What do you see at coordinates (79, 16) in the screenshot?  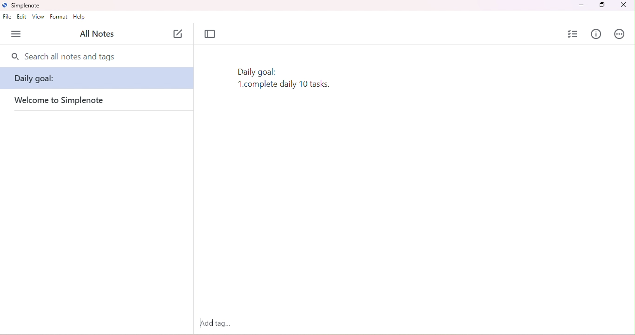 I see `help` at bounding box center [79, 16].